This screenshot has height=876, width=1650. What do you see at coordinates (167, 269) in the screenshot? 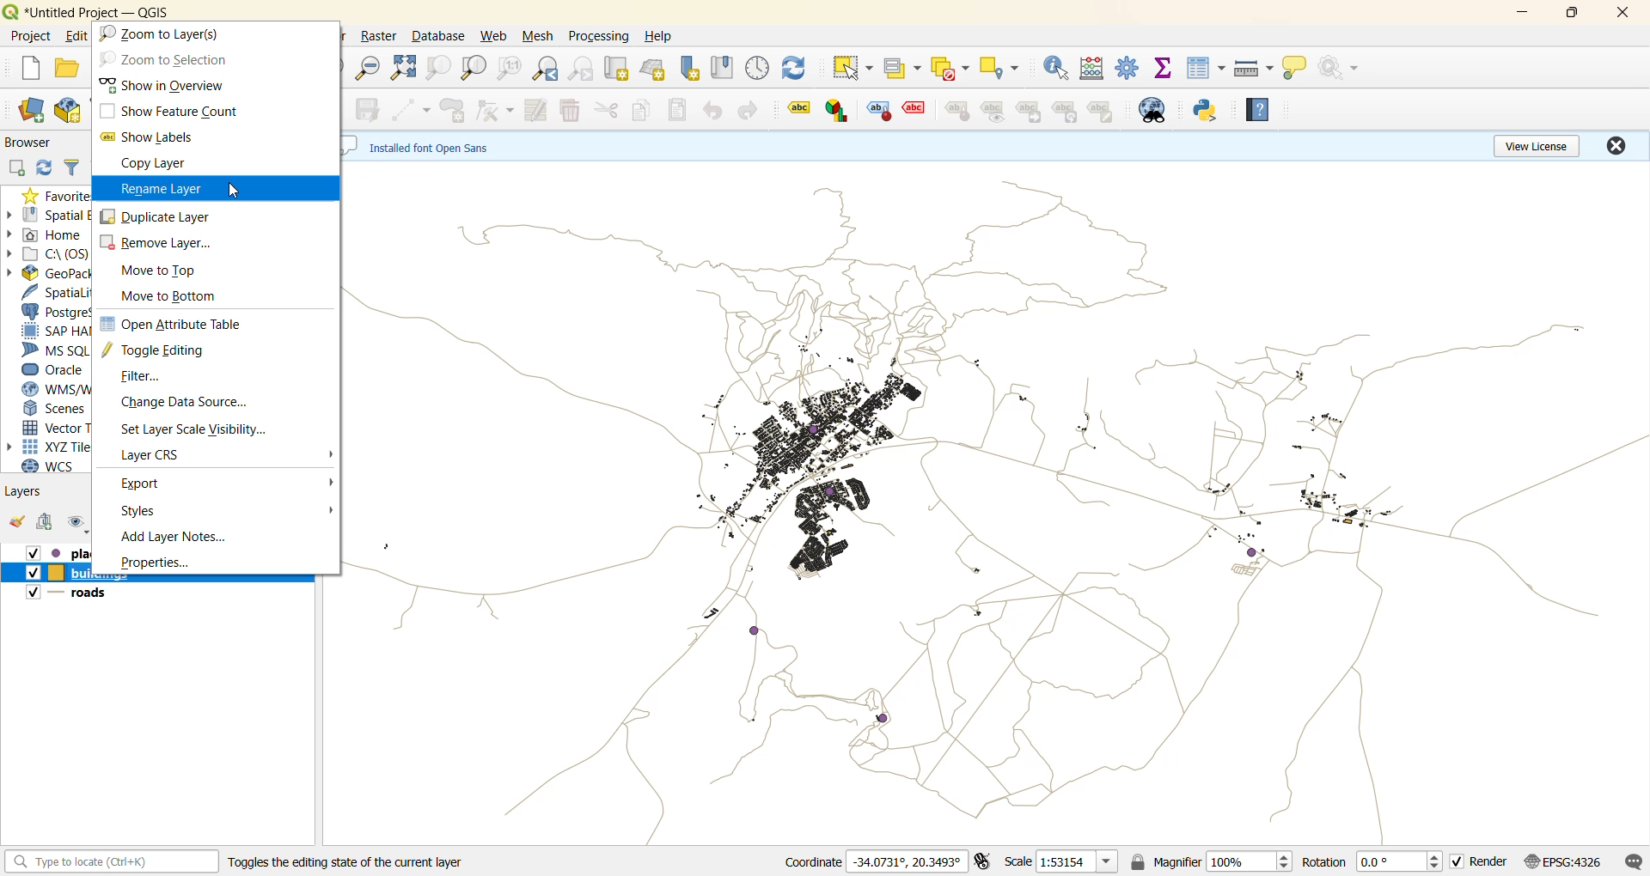
I see `move to top` at bounding box center [167, 269].